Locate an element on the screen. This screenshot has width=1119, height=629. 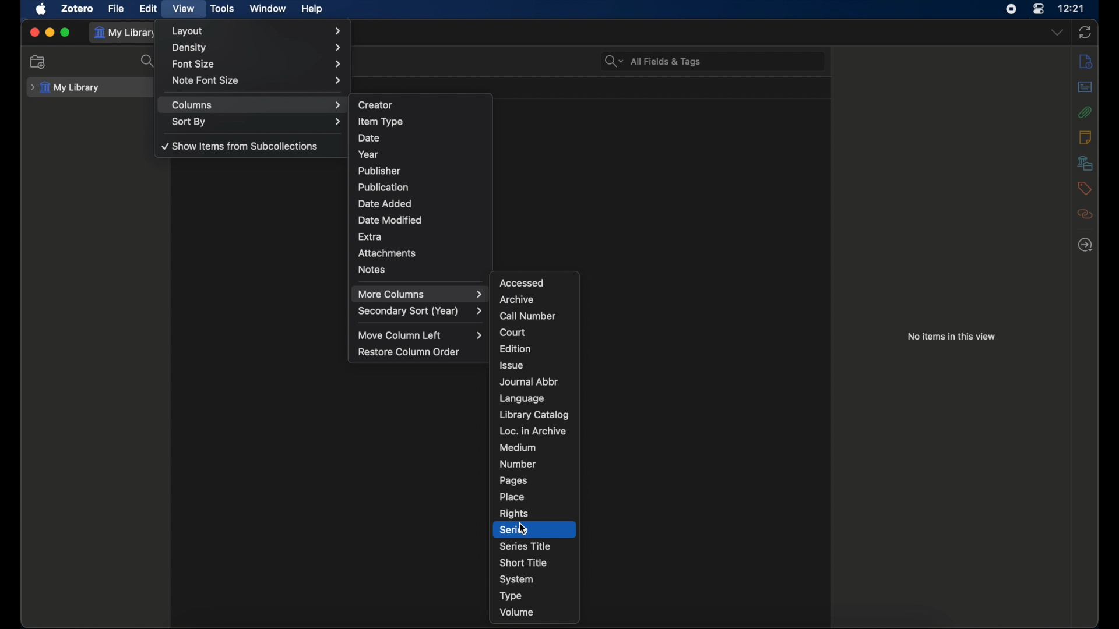
abstract is located at coordinates (1085, 87).